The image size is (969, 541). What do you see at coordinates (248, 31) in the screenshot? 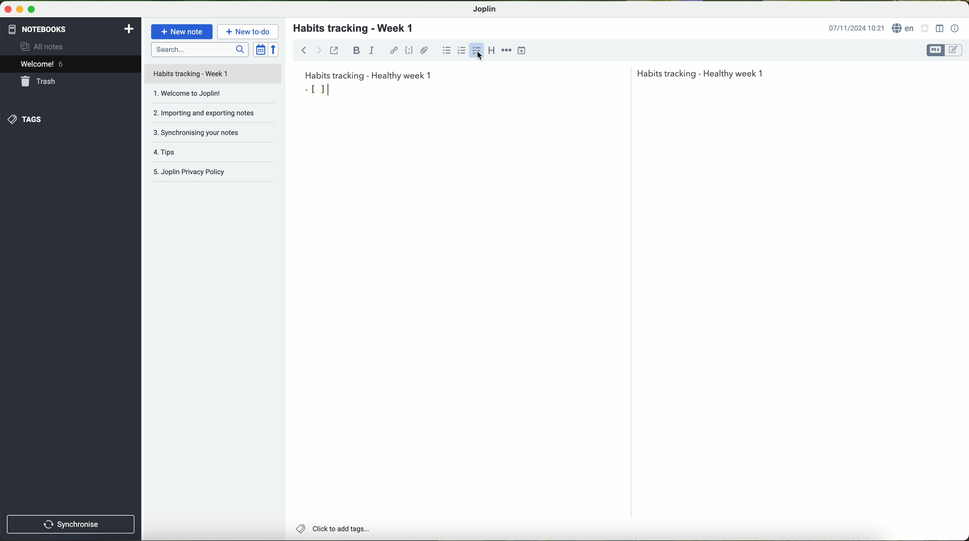
I see `new to-do button` at bounding box center [248, 31].